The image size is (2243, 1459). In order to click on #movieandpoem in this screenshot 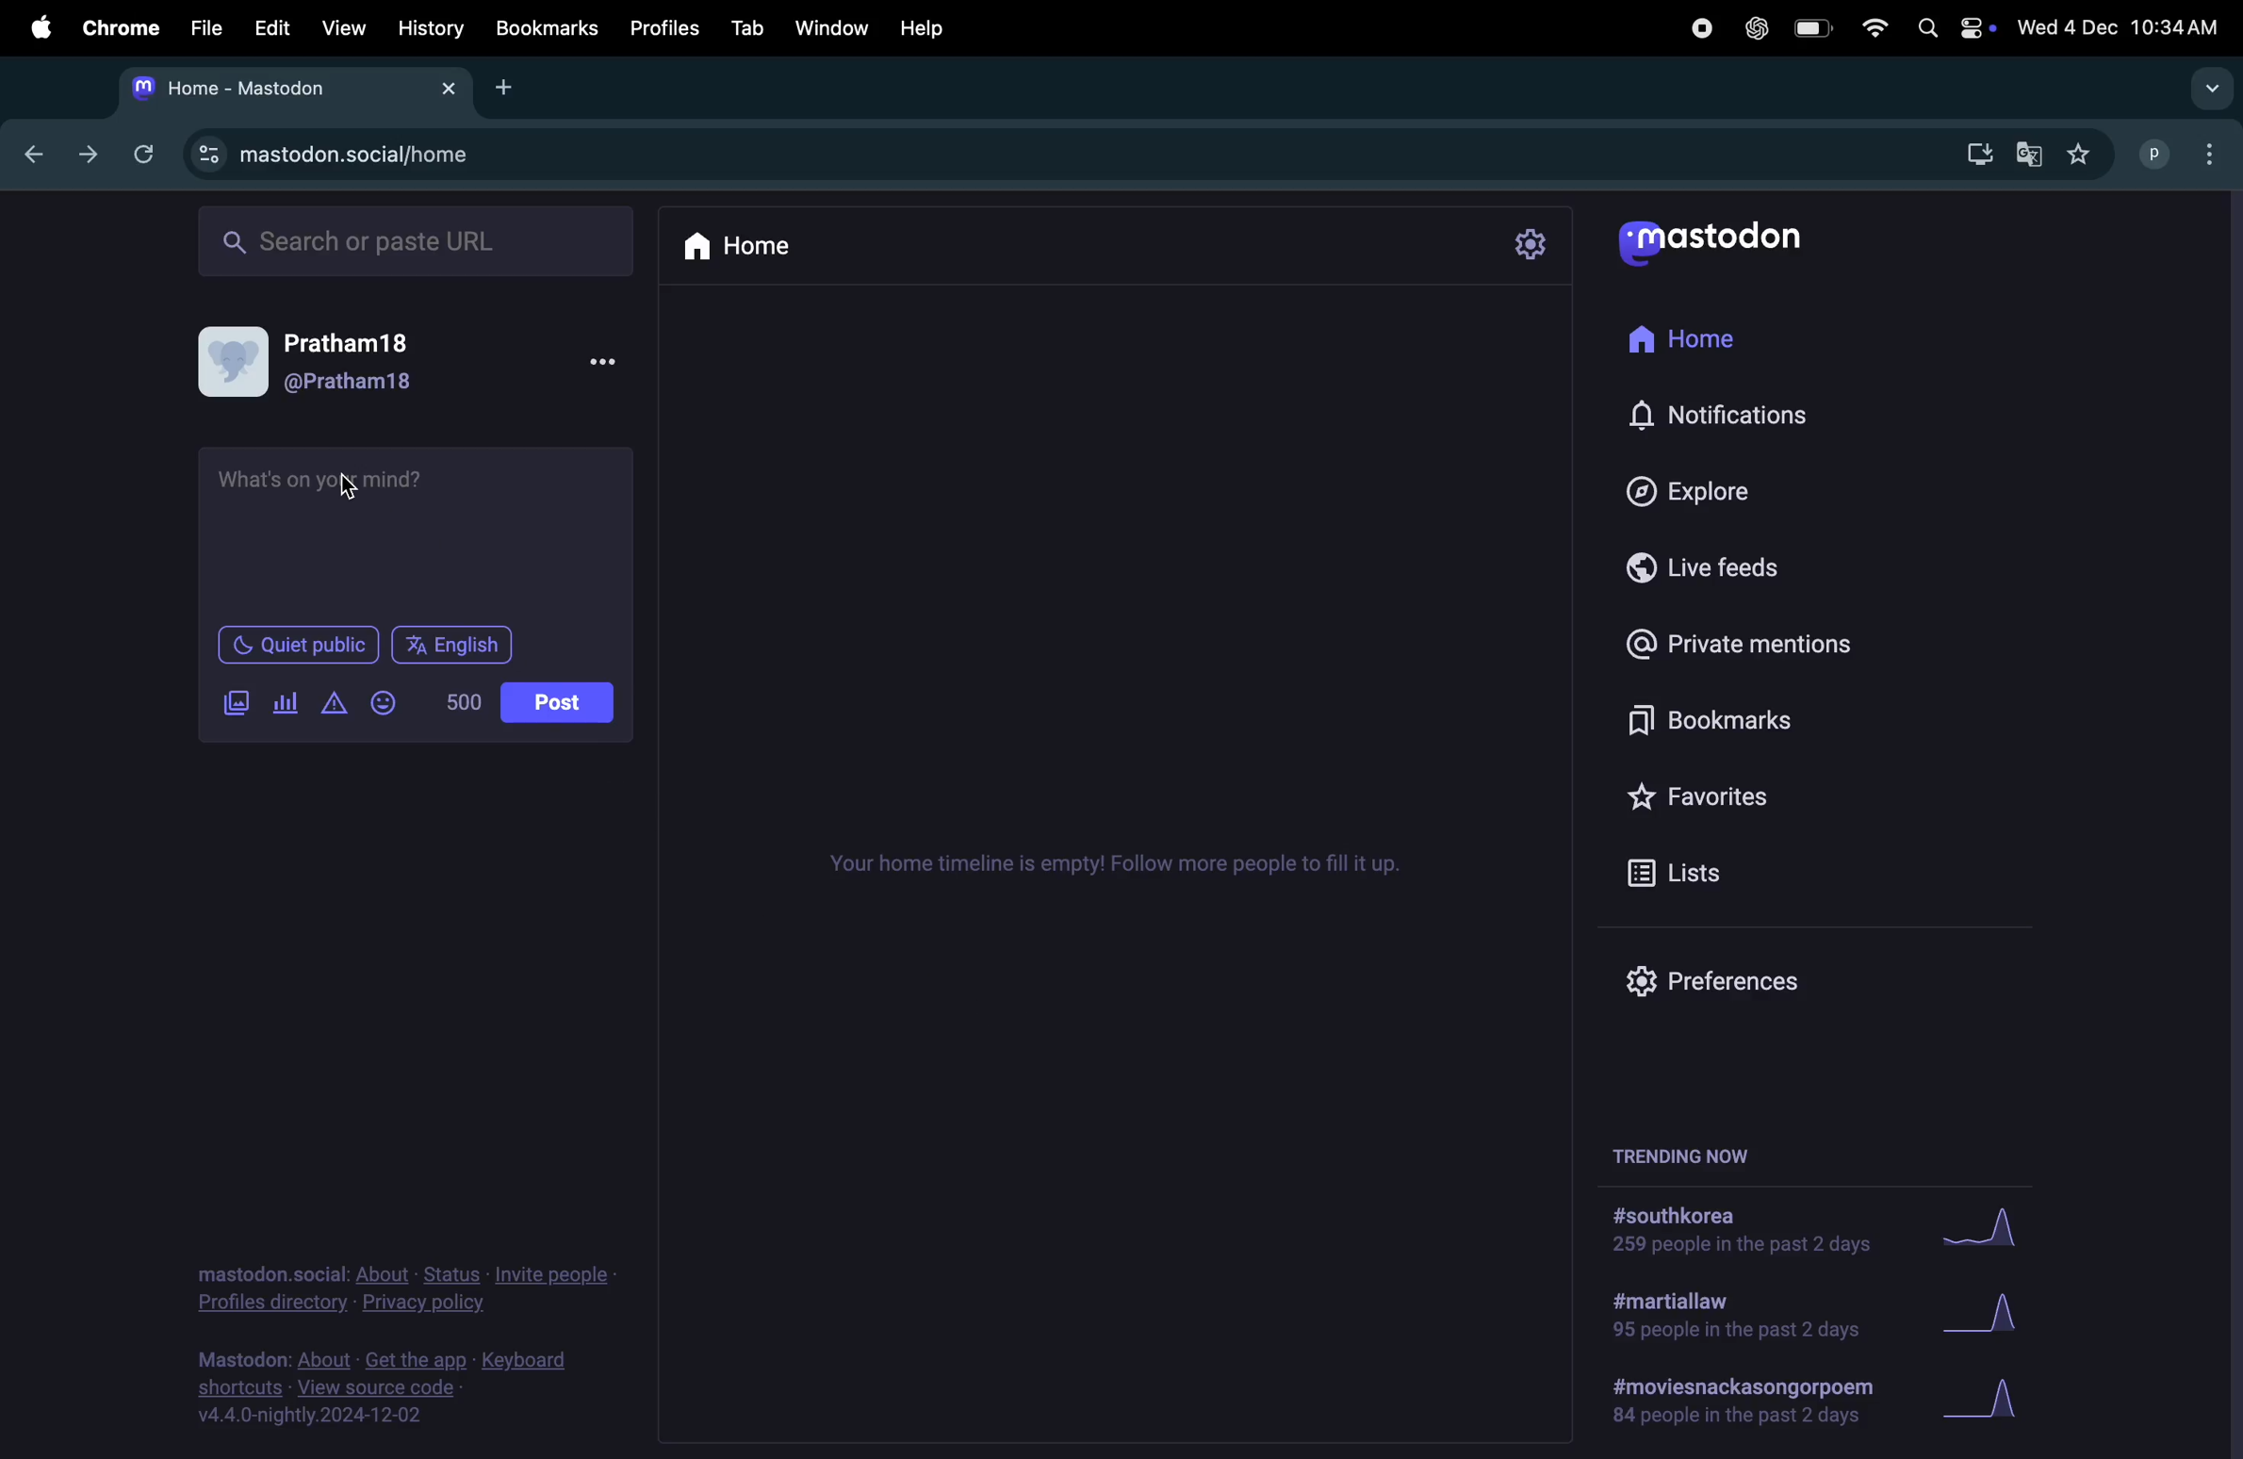, I will do `click(1733, 1401)`.